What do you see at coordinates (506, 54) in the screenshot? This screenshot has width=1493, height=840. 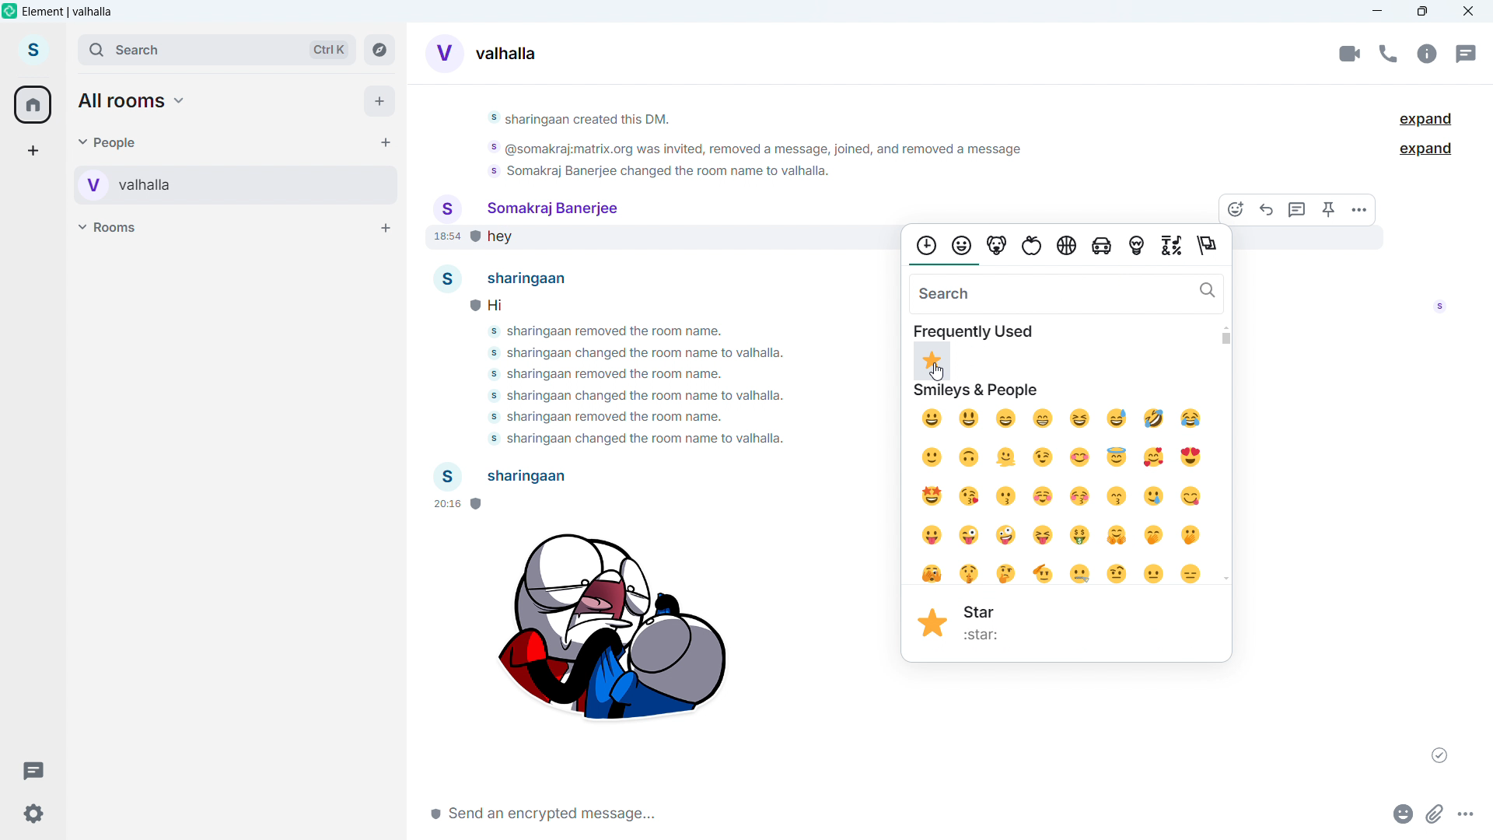 I see `Room alias` at bounding box center [506, 54].